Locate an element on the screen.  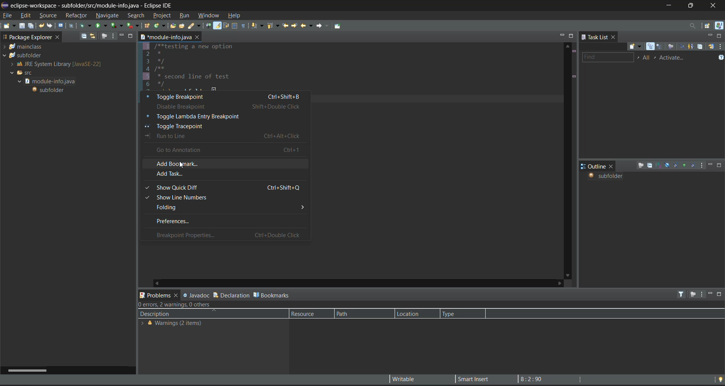
project is located at coordinates (162, 15).